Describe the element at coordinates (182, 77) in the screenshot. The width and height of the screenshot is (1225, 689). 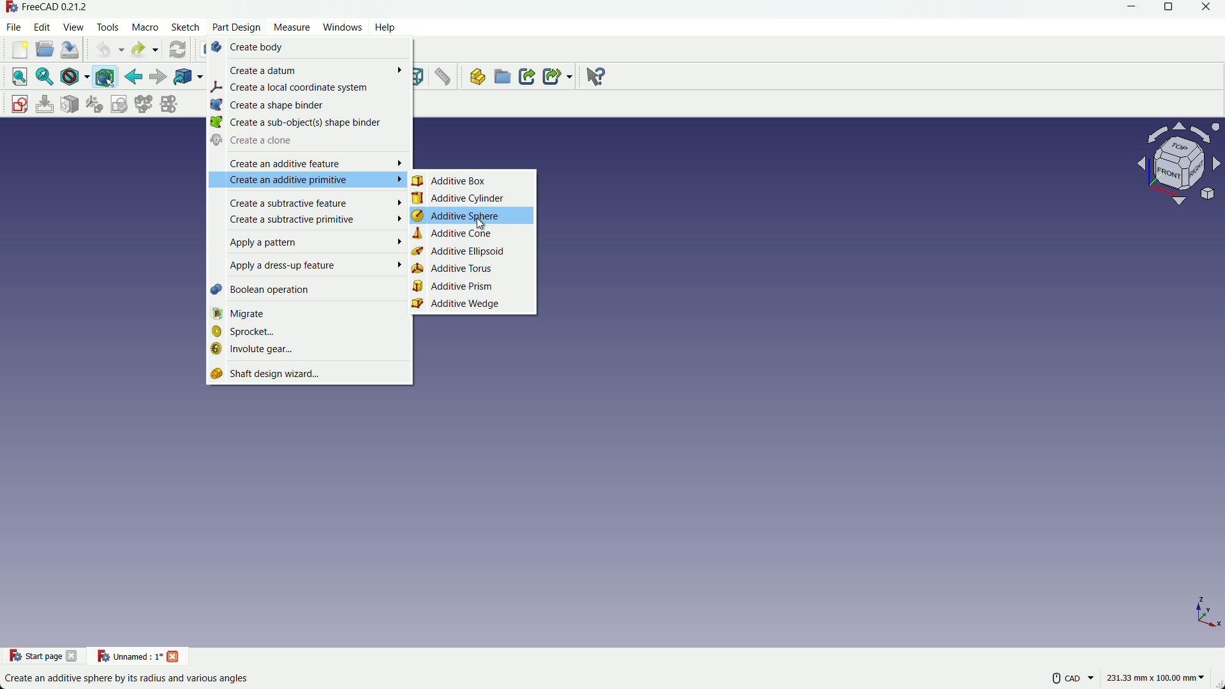
I see `link object` at that location.